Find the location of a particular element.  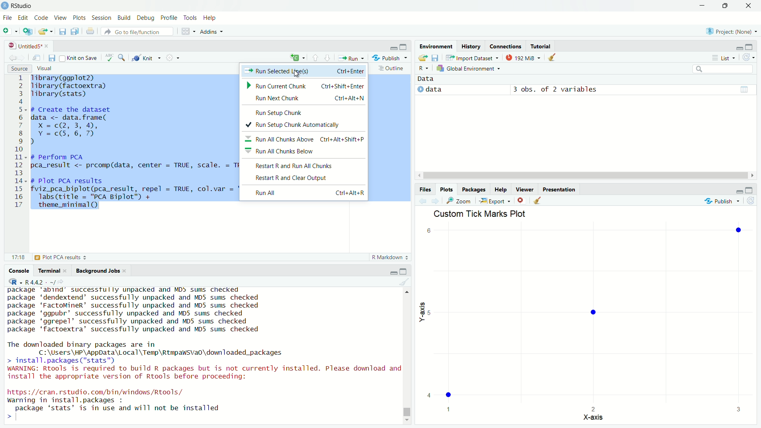

publish is located at coordinates (390, 58).